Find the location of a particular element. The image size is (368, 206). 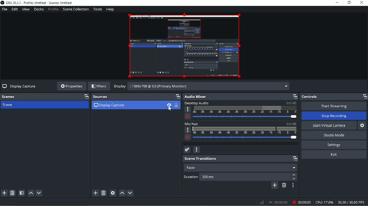

Scene transitions is located at coordinates (241, 159).